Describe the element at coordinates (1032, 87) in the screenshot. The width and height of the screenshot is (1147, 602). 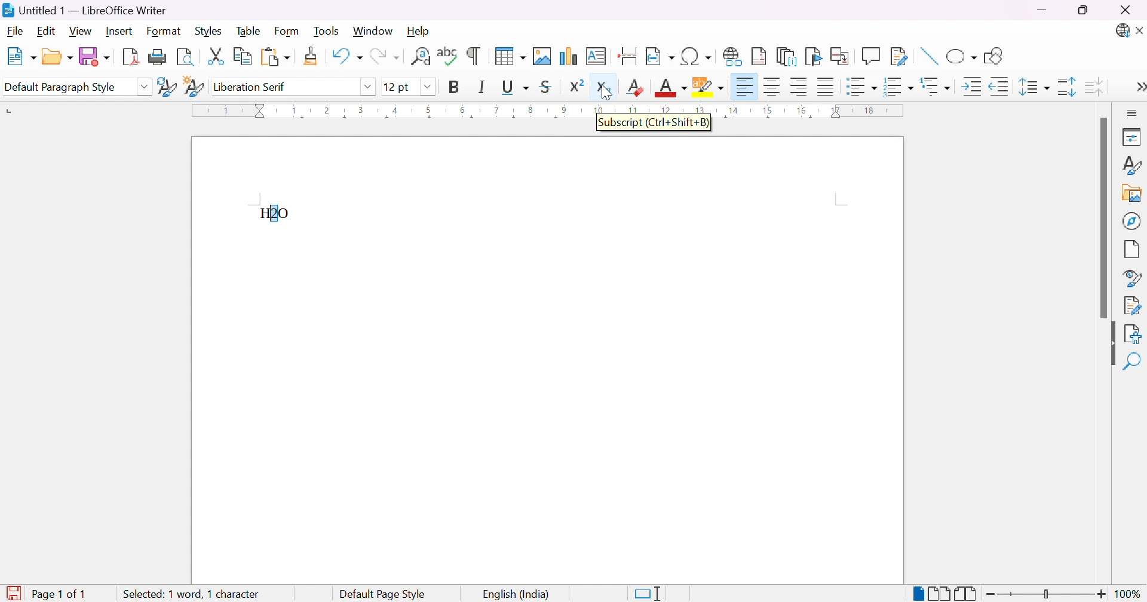
I see `Set line spacing` at that location.